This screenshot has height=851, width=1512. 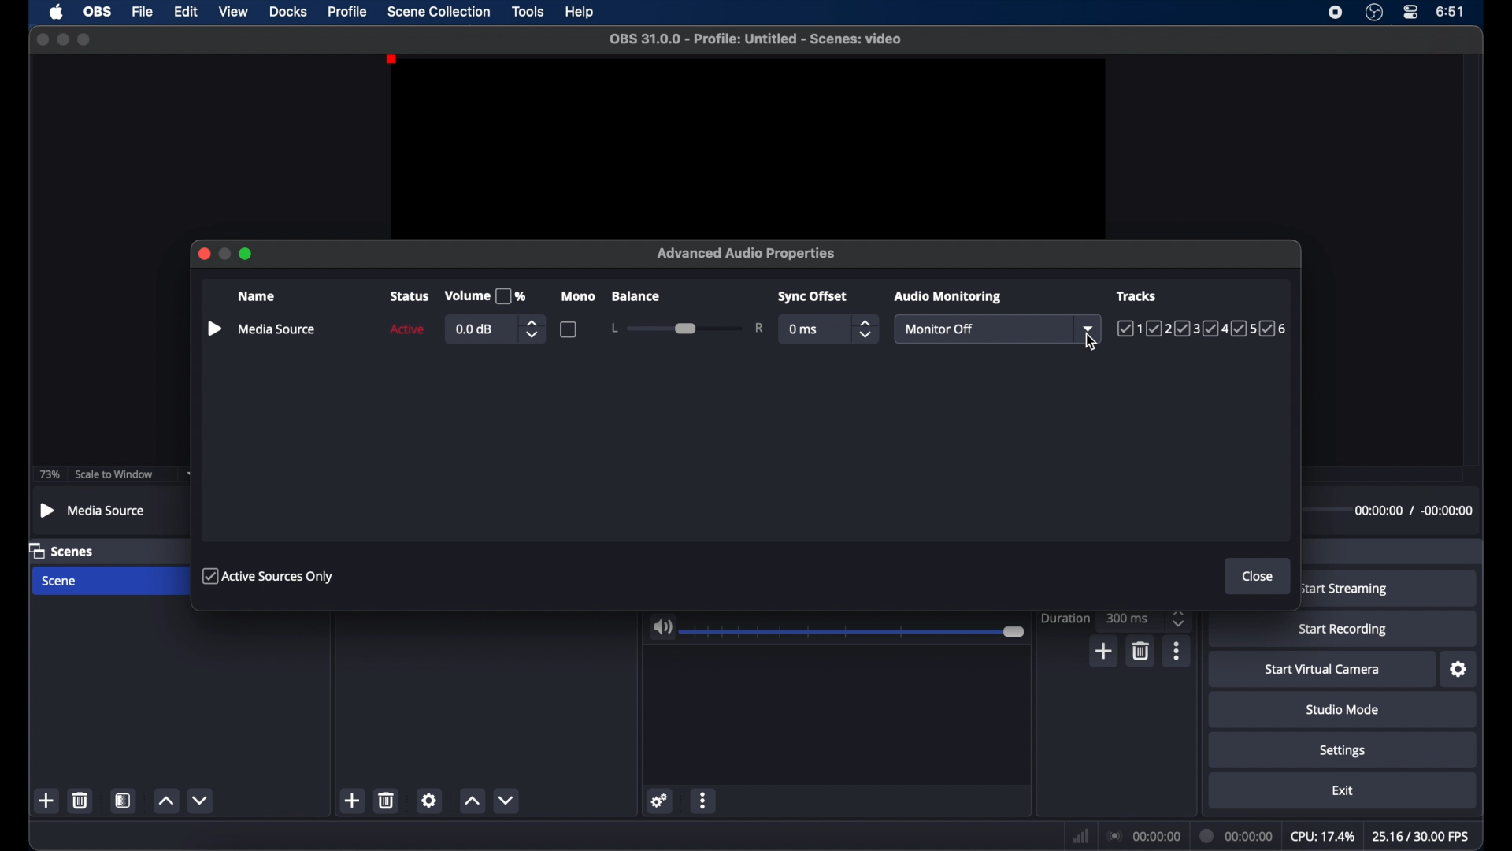 What do you see at coordinates (1258, 576) in the screenshot?
I see `close` at bounding box center [1258, 576].